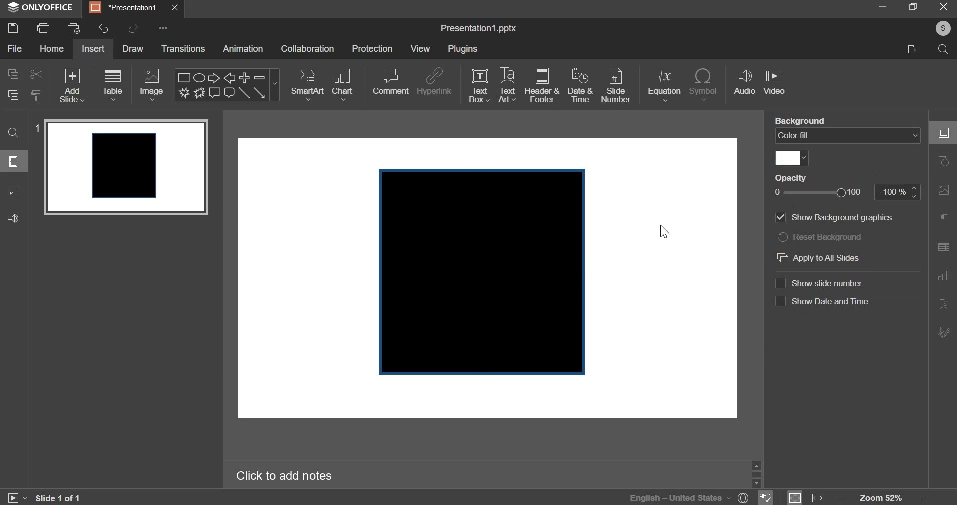 Image resolution: width=957 pixels, height=505 pixels. Describe the element at coordinates (134, 29) in the screenshot. I see `redo` at that location.